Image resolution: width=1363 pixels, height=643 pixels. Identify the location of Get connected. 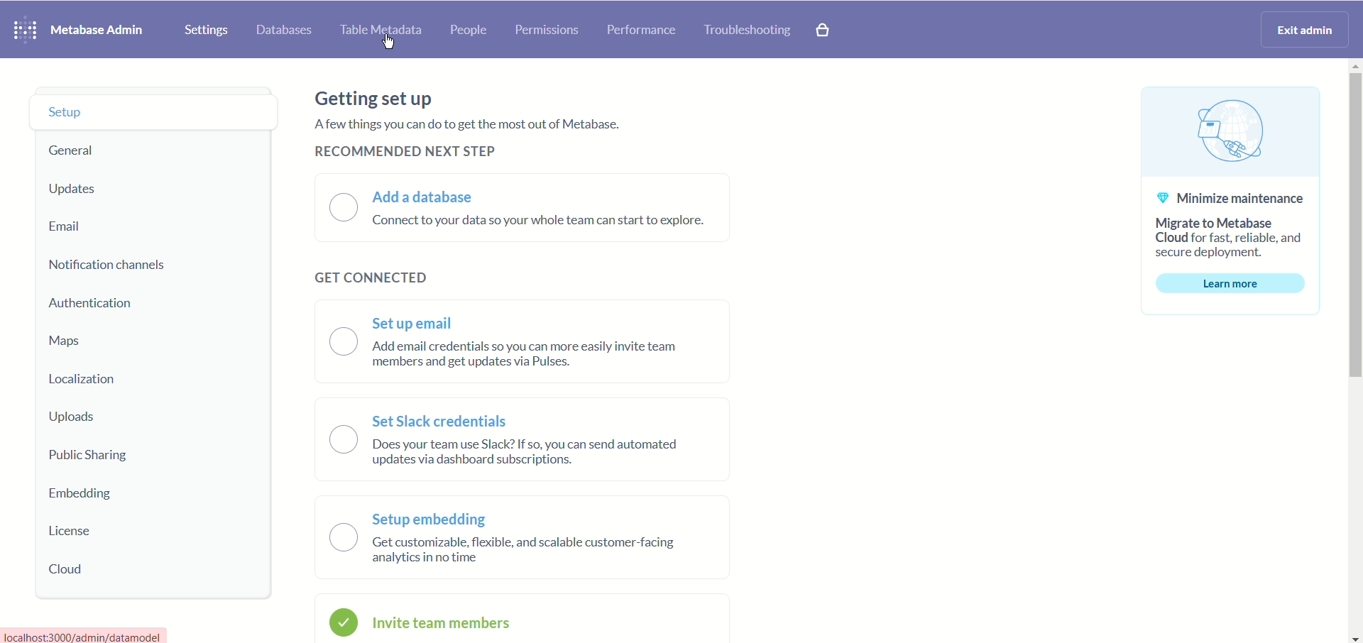
(368, 277).